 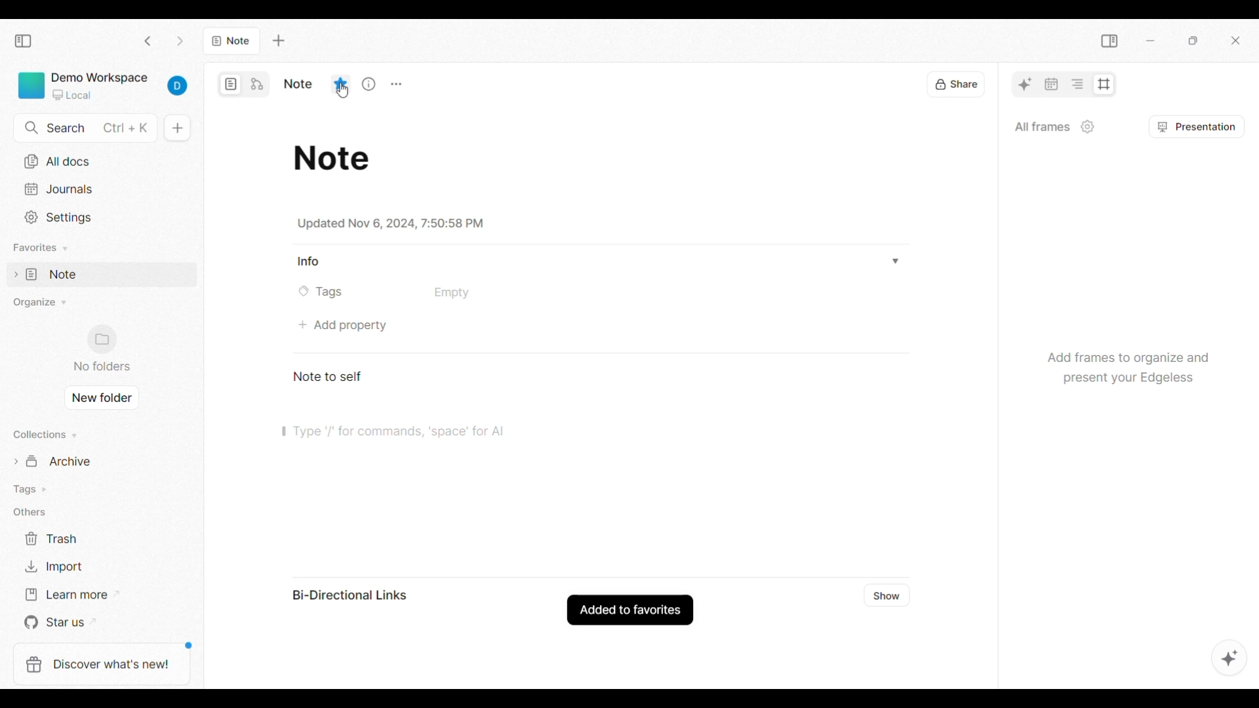 I want to click on Learn more, so click(x=78, y=596).